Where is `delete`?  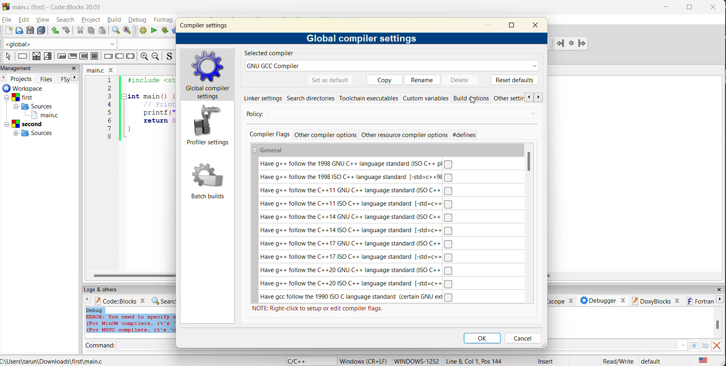 delete is located at coordinates (461, 80).